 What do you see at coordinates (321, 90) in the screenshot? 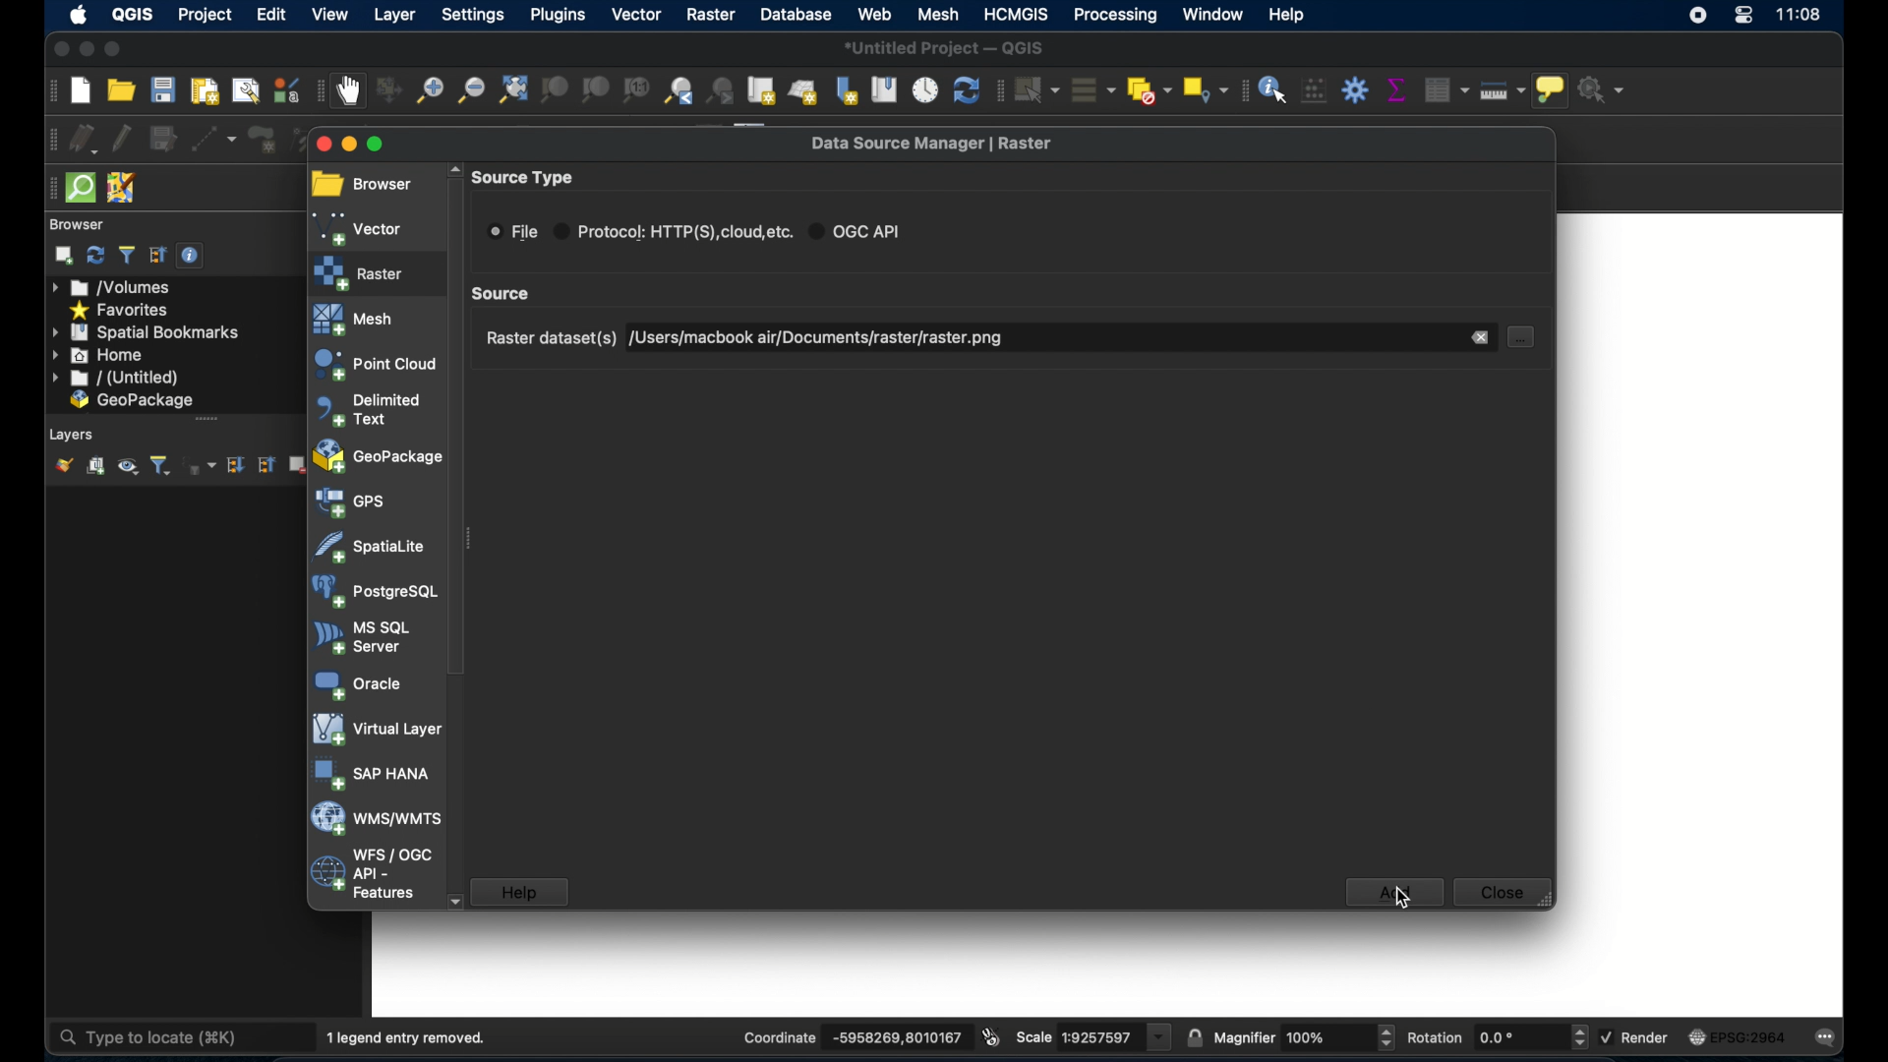
I see `map navigation toolbar` at bounding box center [321, 90].